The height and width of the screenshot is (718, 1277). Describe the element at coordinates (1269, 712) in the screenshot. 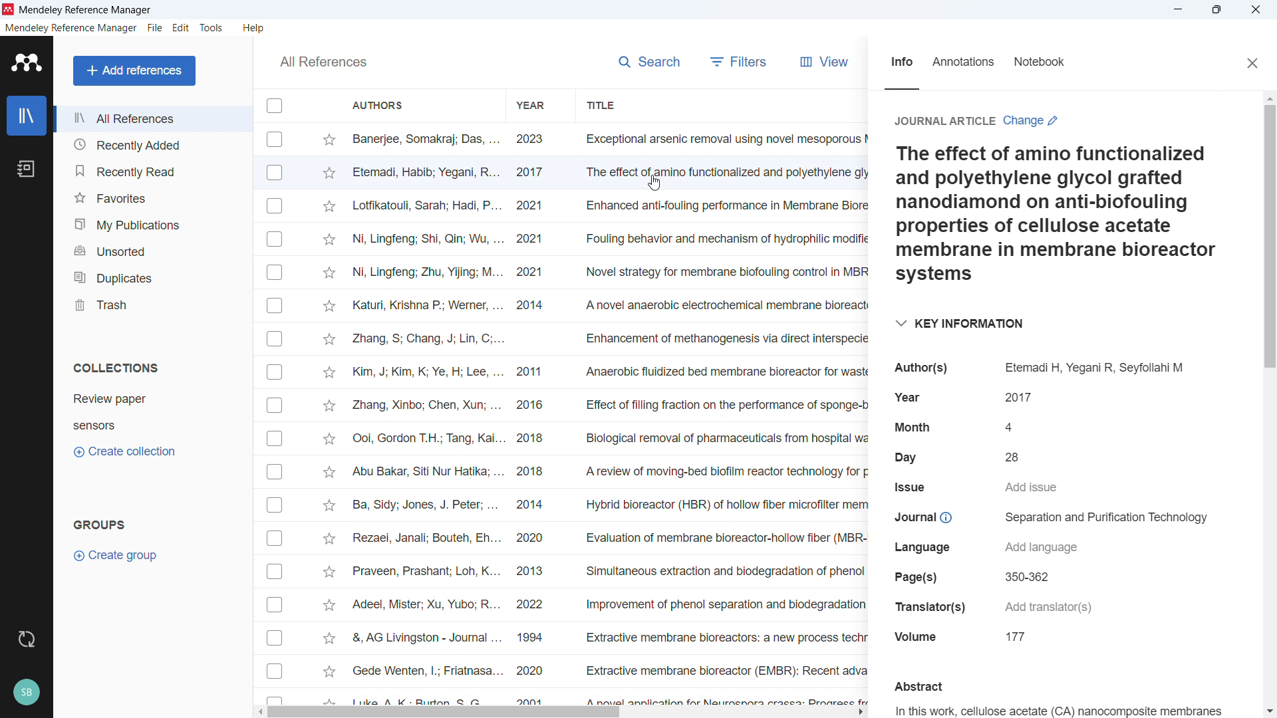

I see `Scroll down ` at that location.